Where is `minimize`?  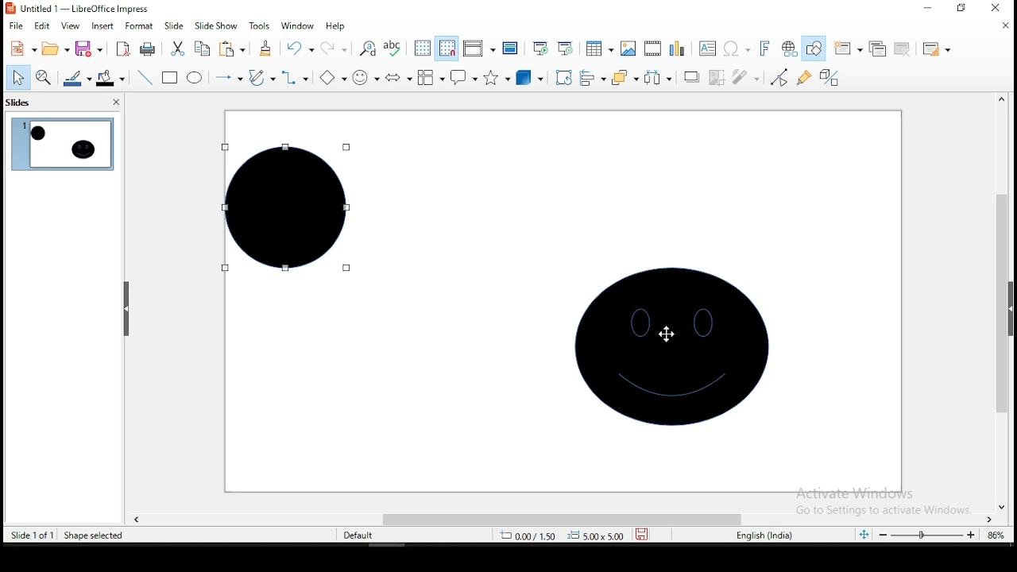 minimize is located at coordinates (928, 8).